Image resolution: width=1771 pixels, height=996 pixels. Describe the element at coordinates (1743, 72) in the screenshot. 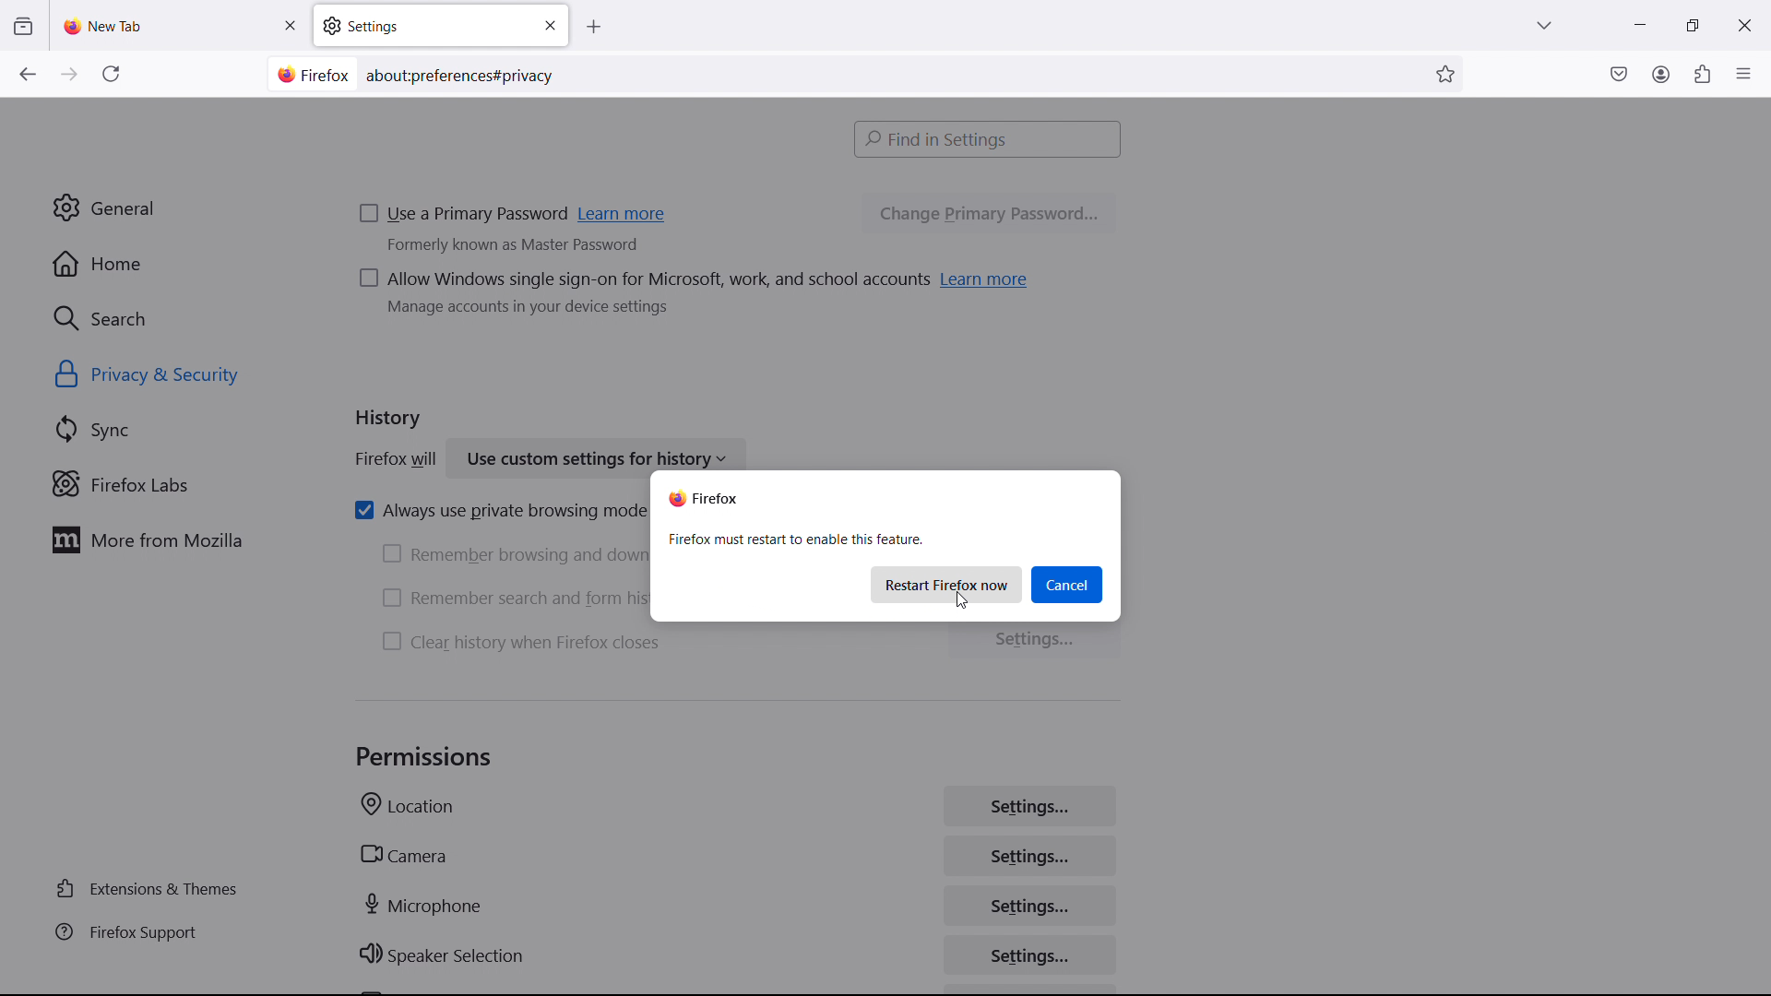

I see `open application menu` at that location.